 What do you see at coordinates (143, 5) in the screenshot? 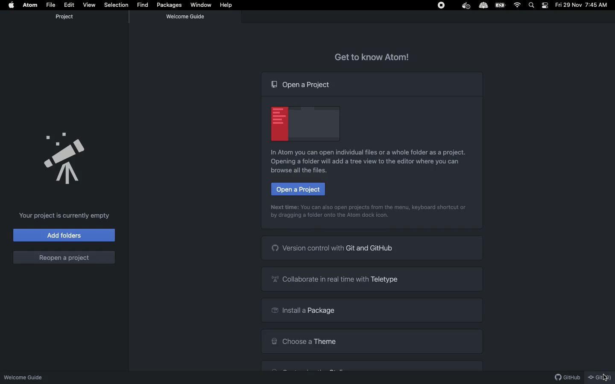
I see `Find` at bounding box center [143, 5].